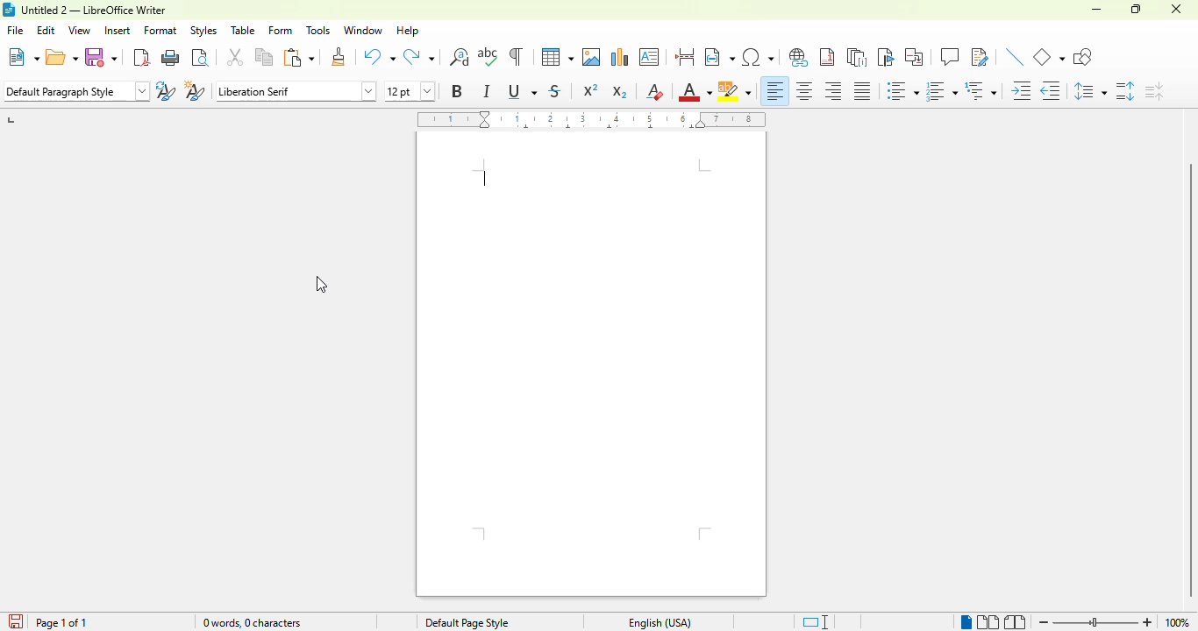 This screenshot has height=631, width=1198. What do you see at coordinates (300, 57) in the screenshot?
I see `paste` at bounding box center [300, 57].